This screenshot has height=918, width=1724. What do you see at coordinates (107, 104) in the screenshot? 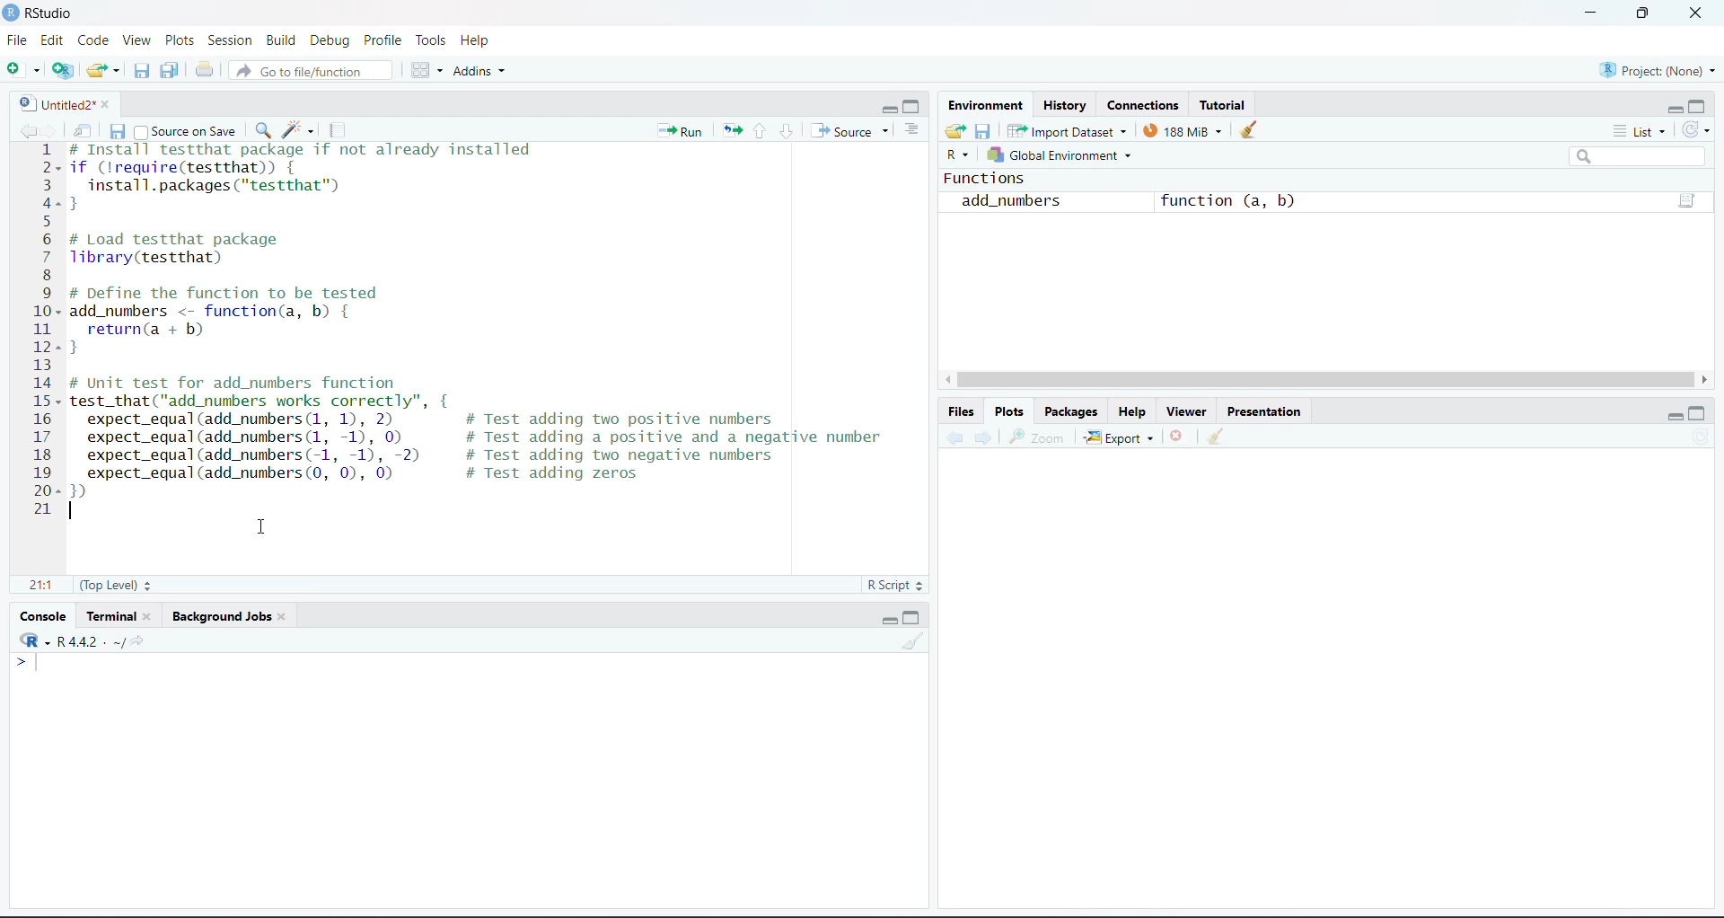
I see `close` at bounding box center [107, 104].